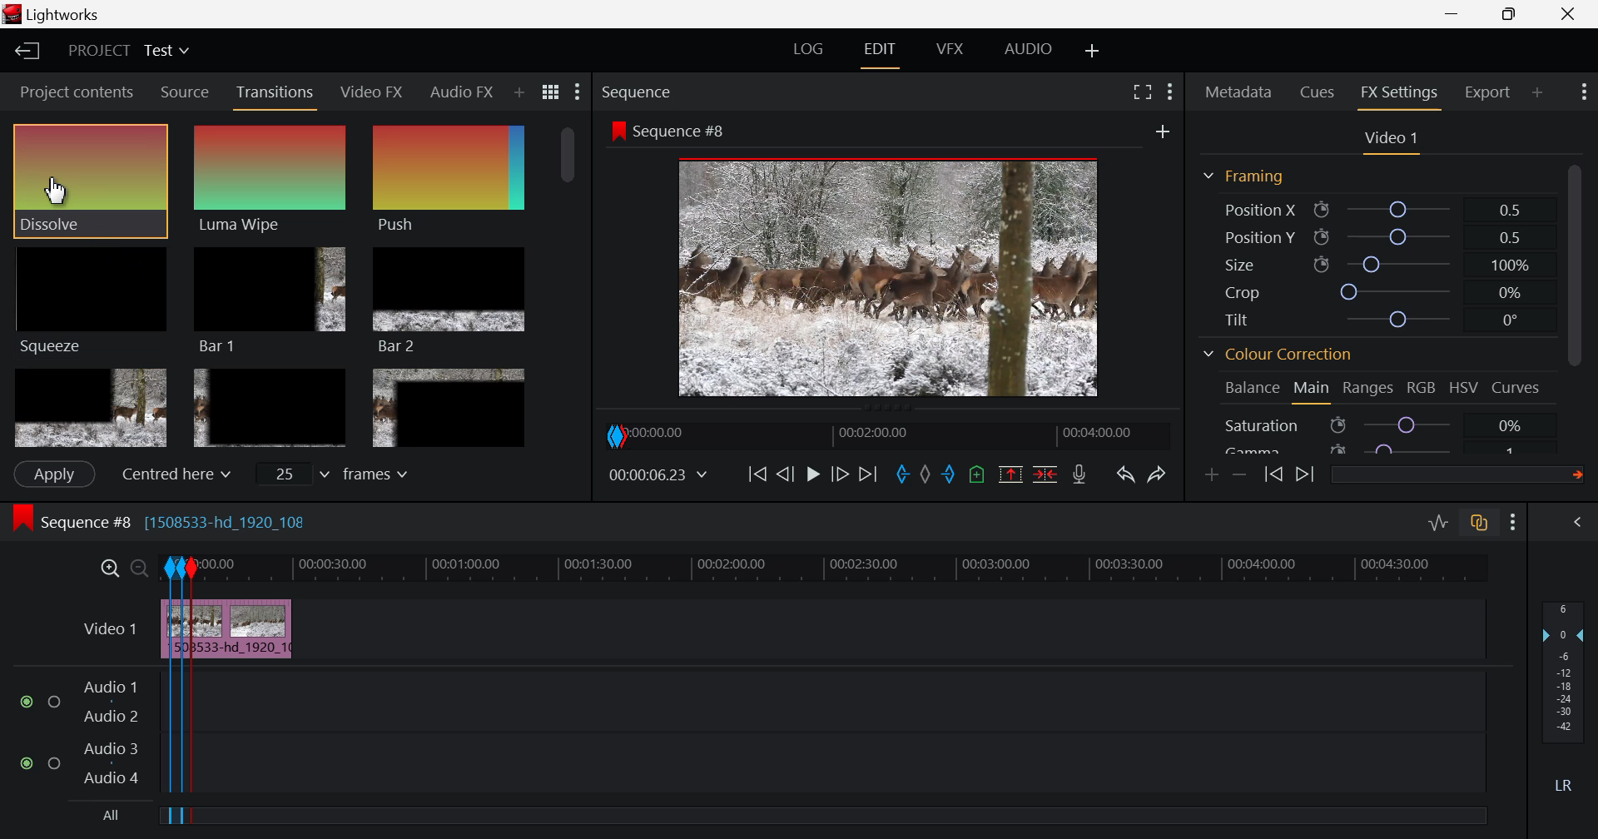 Image resolution: width=1598 pixels, height=839 pixels. Describe the element at coordinates (785, 474) in the screenshot. I see `Go Back` at that location.